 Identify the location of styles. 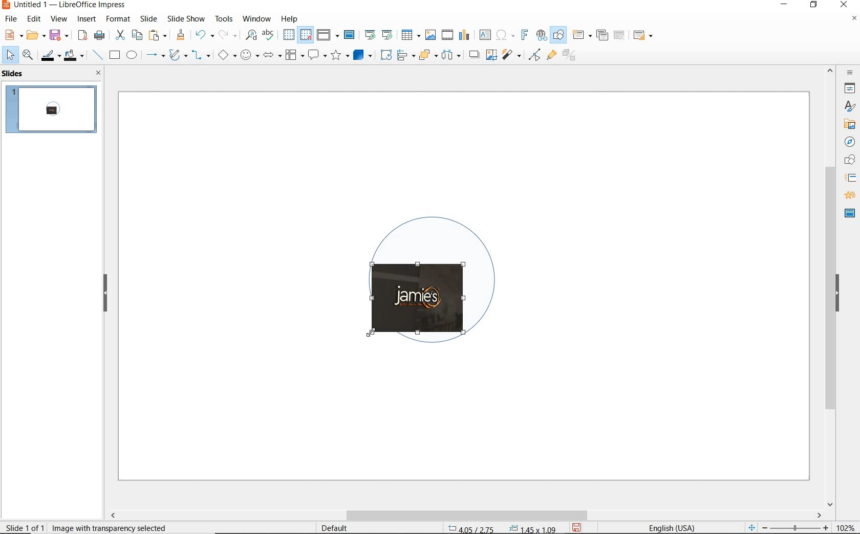
(850, 107).